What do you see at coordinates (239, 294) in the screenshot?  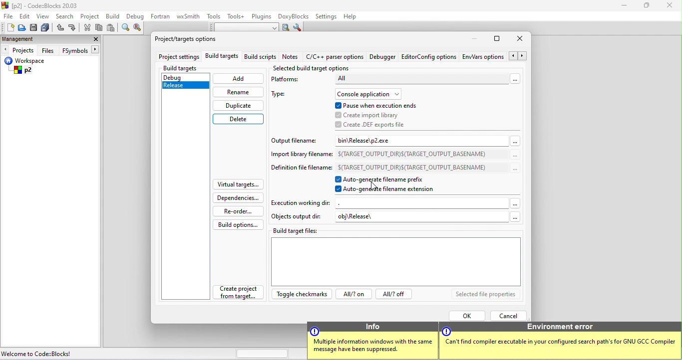 I see `create project from target` at bounding box center [239, 294].